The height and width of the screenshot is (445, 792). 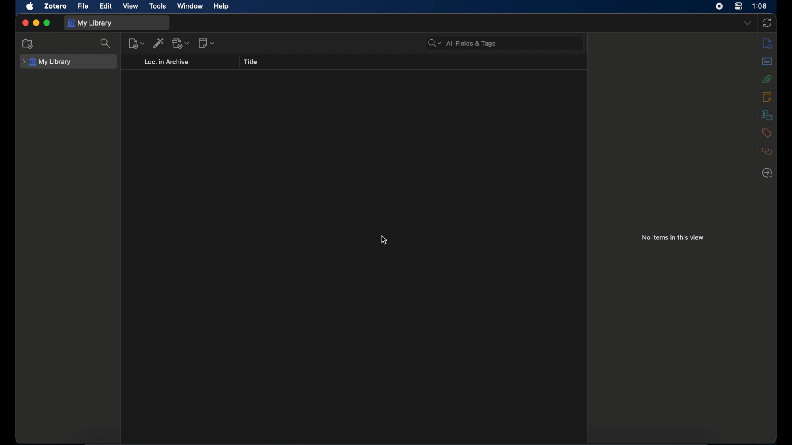 What do you see at coordinates (47, 62) in the screenshot?
I see `my library` at bounding box center [47, 62].